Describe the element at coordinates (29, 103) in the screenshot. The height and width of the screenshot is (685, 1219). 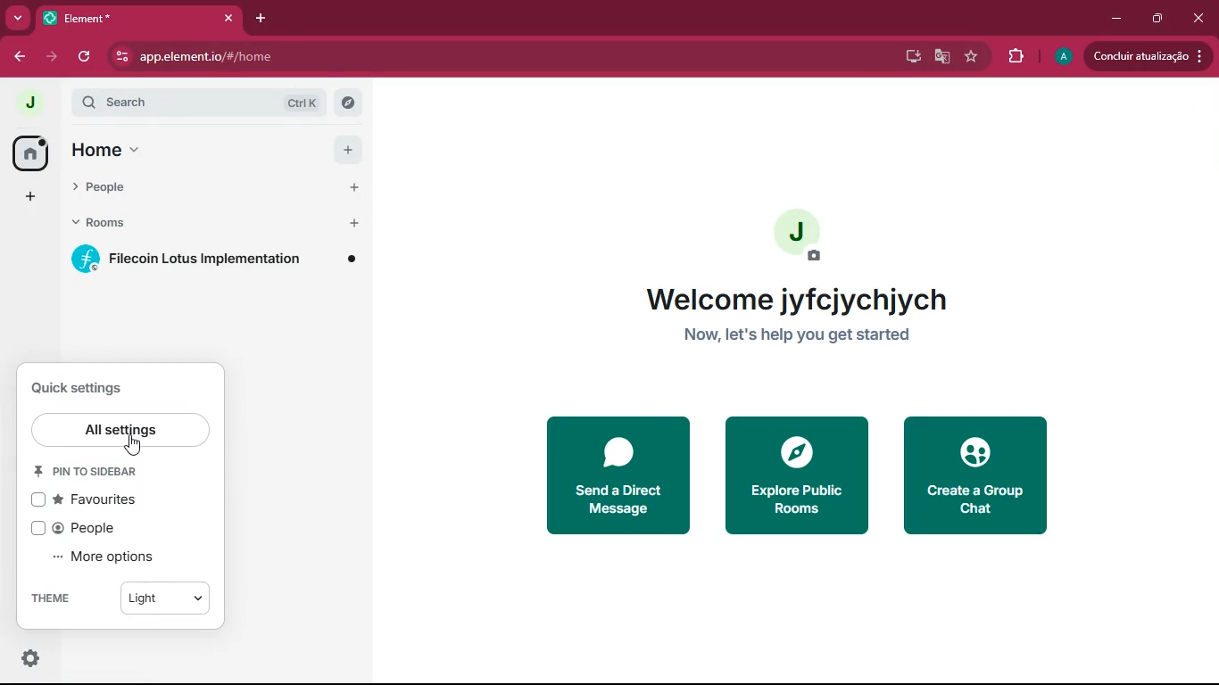
I see `j` at that location.